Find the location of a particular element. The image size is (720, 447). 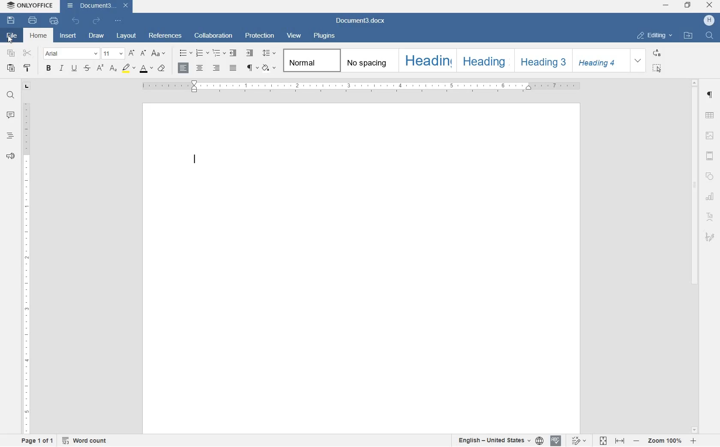

underline is located at coordinates (74, 68).